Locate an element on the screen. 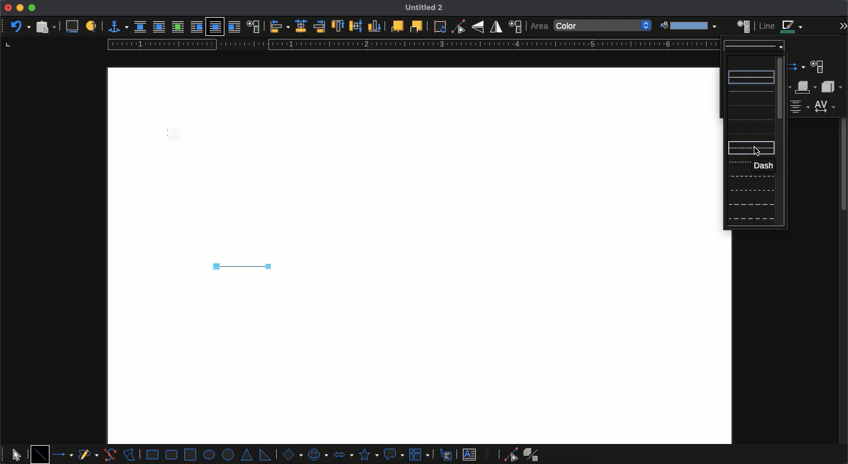 Image resolution: width=848 pixels, height=464 pixels. optimal is located at coordinates (177, 26).